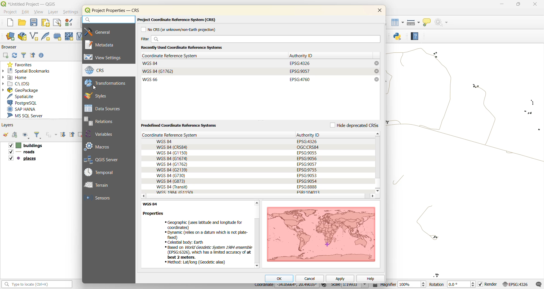 The image size is (544, 289). I want to click on macros, so click(99, 146).